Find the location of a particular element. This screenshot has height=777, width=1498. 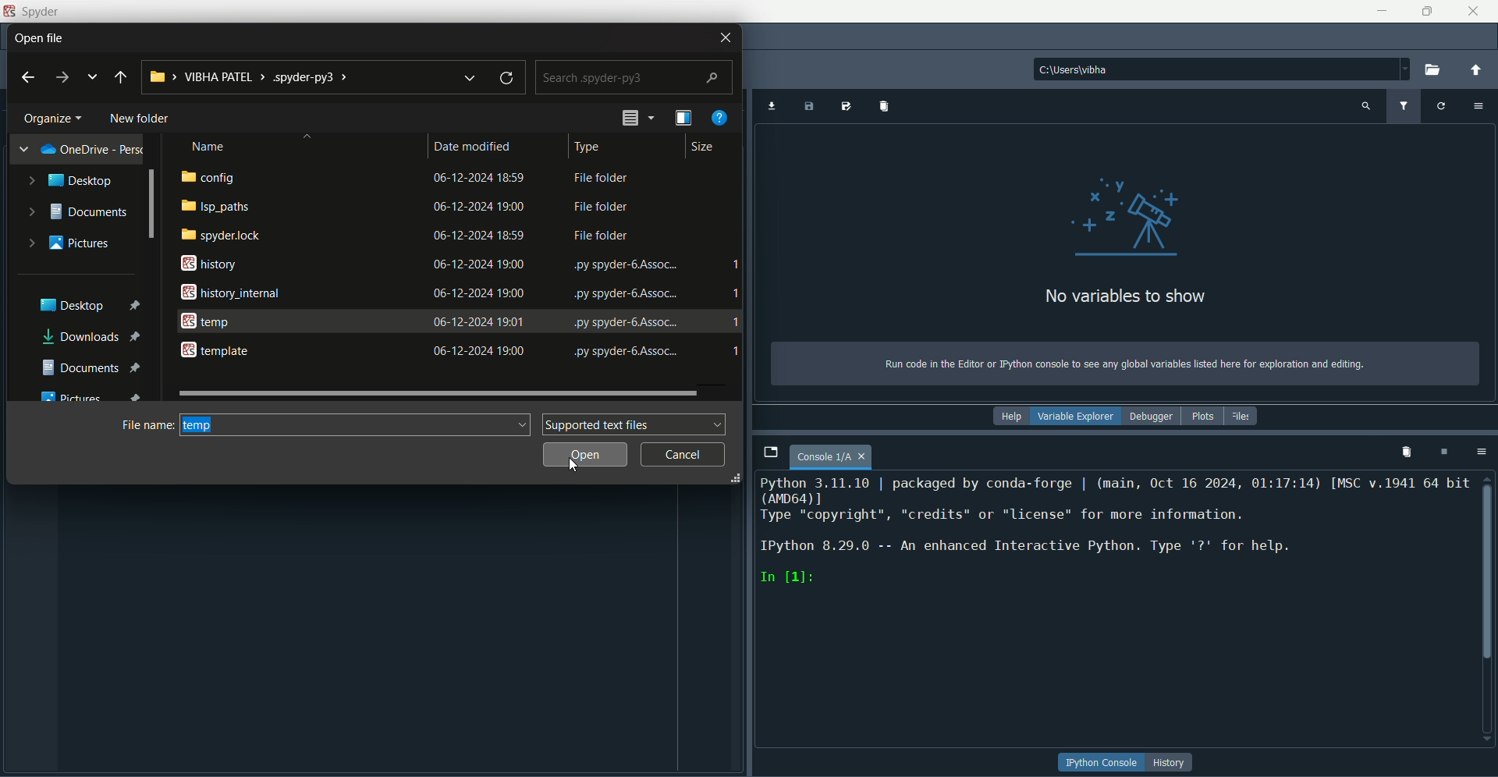

import variables is located at coordinates (882, 107).